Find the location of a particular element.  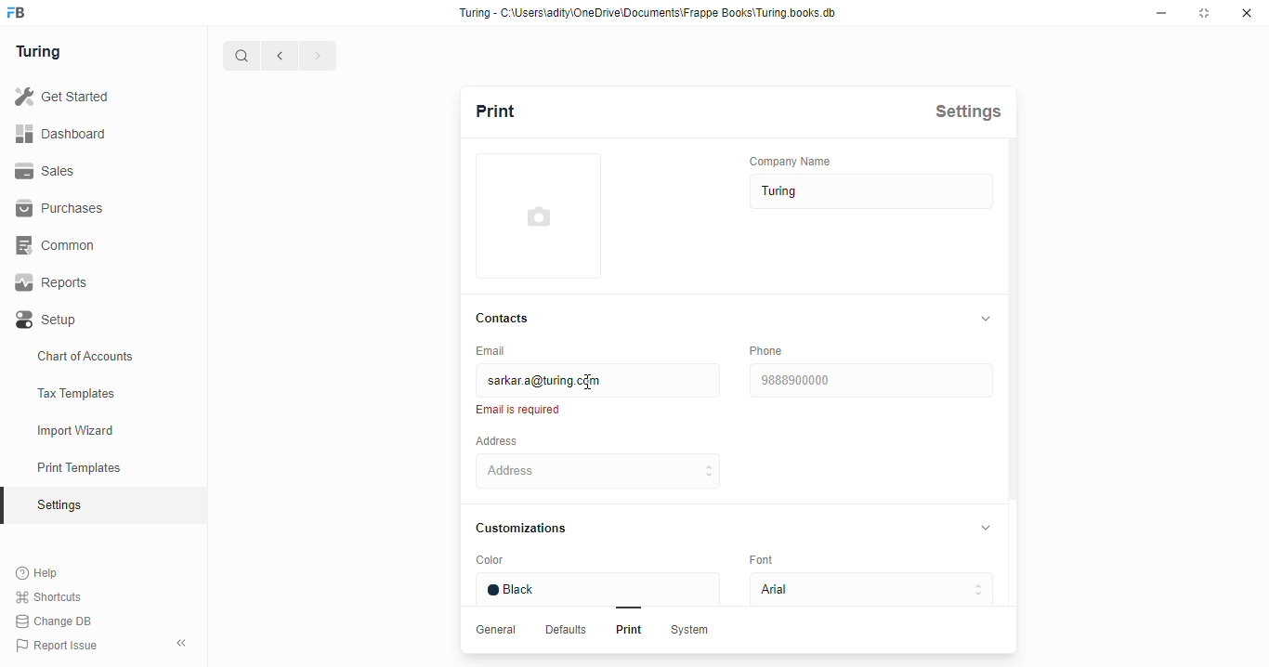

Change DB is located at coordinates (53, 621).